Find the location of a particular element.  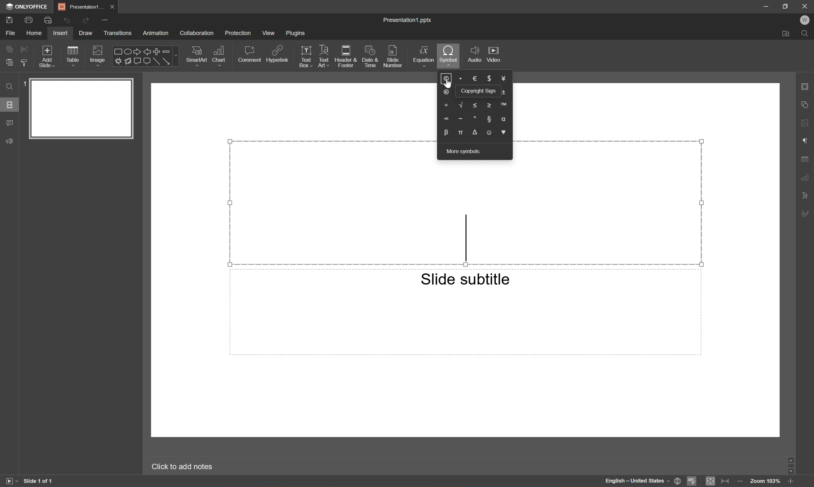

Zoom 103% is located at coordinates (766, 482).